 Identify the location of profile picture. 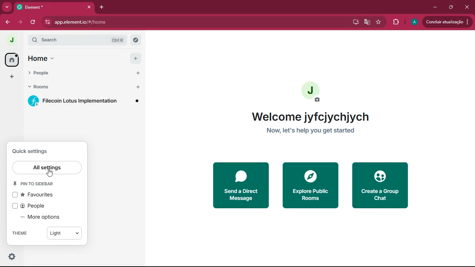
(11, 40).